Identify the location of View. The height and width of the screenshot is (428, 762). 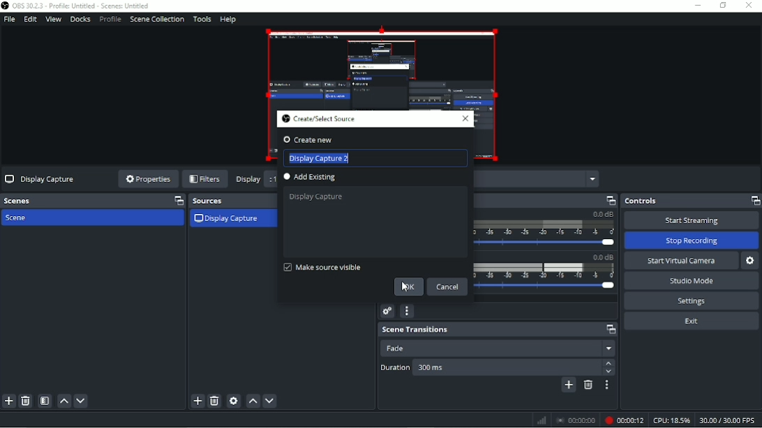
(53, 20).